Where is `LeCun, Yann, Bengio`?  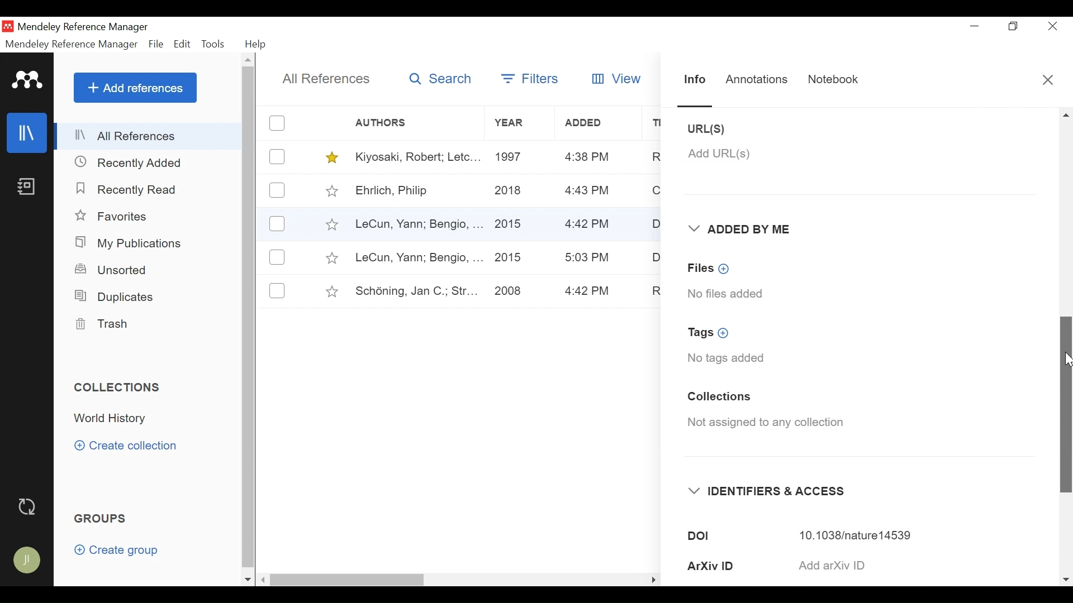 LeCun, Yann, Bengio is located at coordinates (417, 225).